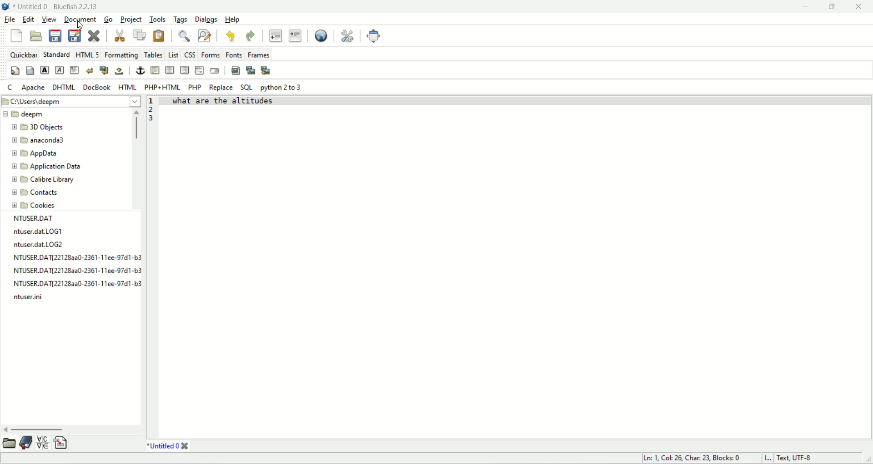 This screenshot has width=873, height=464. Describe the element at coordinates (22, 54) in the screenshot. I see `quickbar` at that location.